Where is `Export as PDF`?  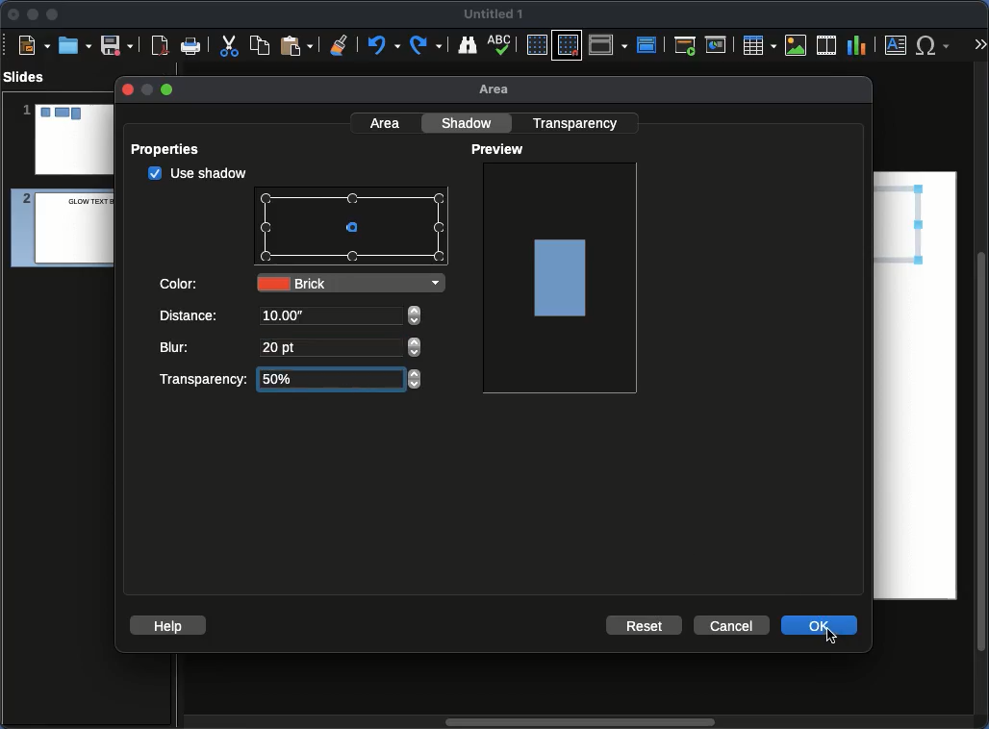
Export as PDF is located at coordinates (160, 46).